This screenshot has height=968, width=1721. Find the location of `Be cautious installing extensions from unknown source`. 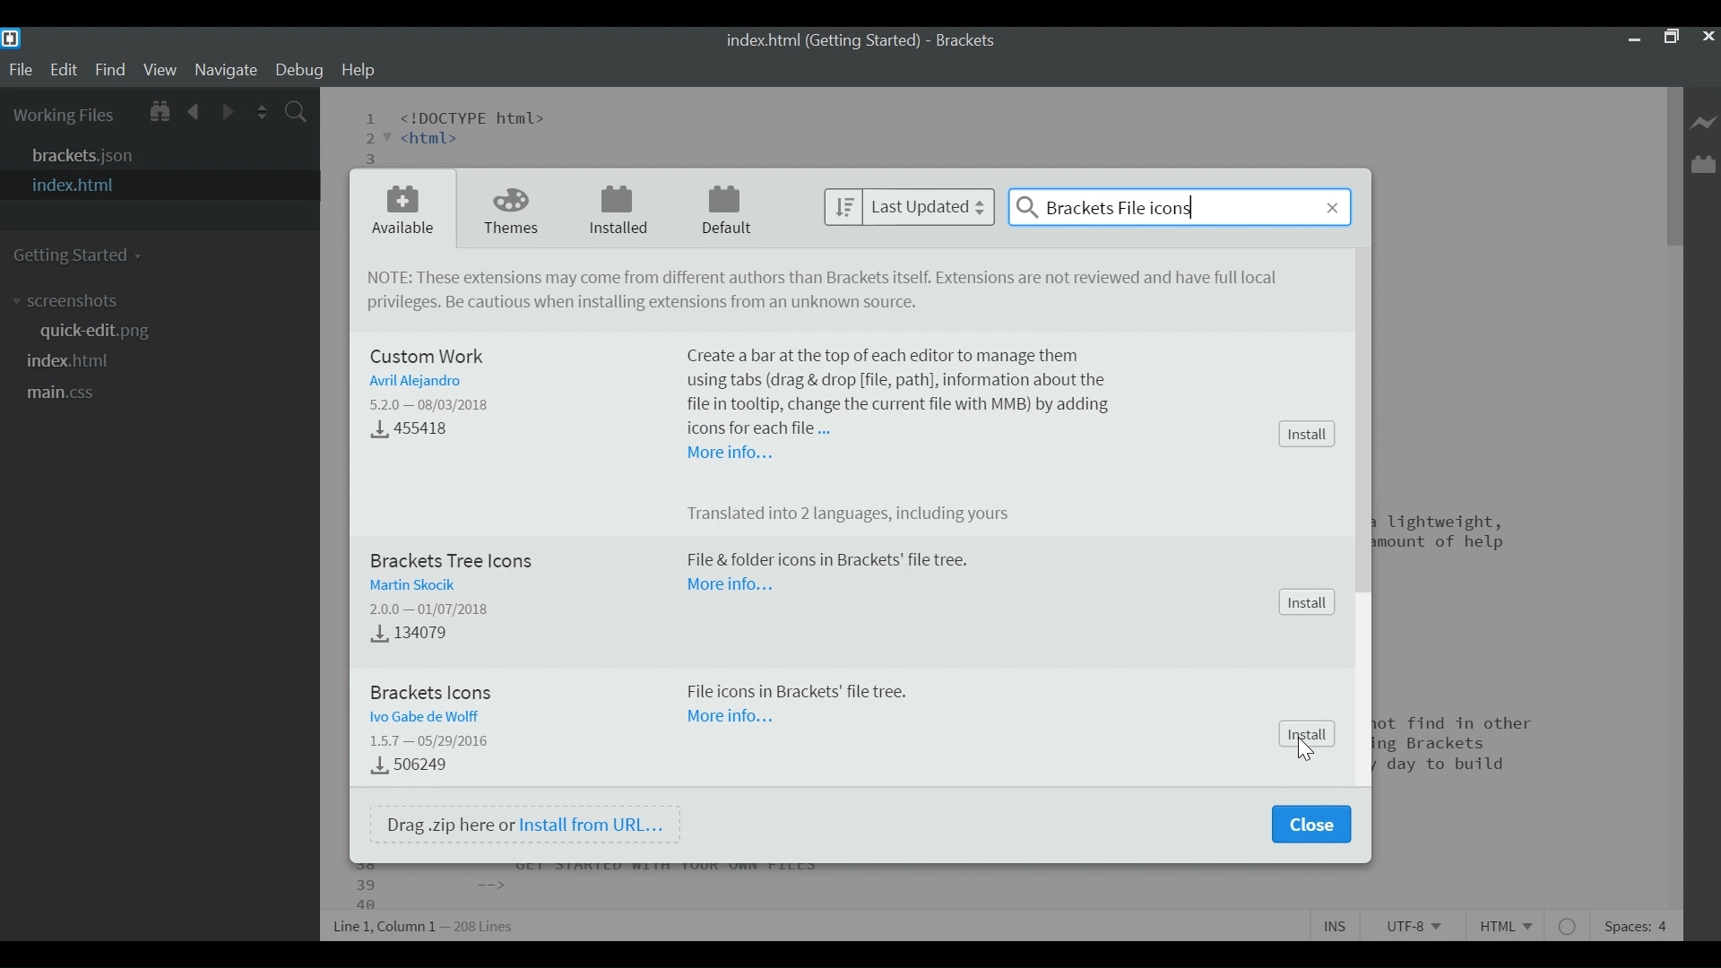

Be cautious installing extensions from unknown source is located at coordinates (641, 304).